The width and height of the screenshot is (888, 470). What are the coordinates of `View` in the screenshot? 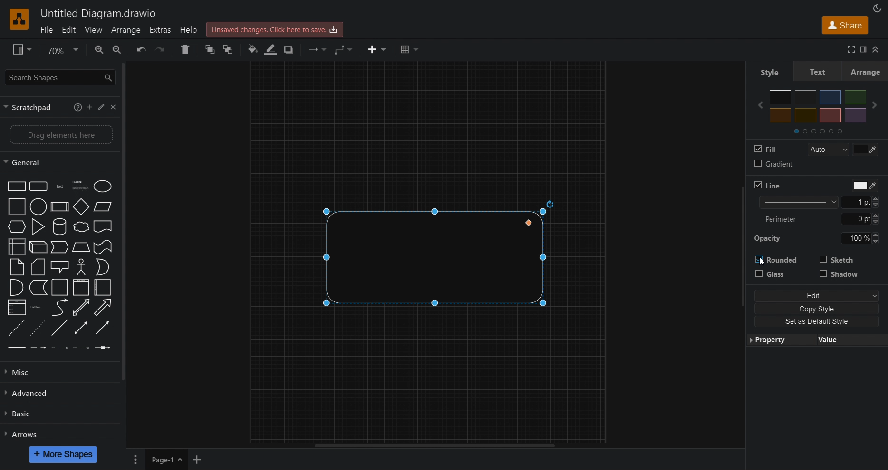 It's located at (17, 50).